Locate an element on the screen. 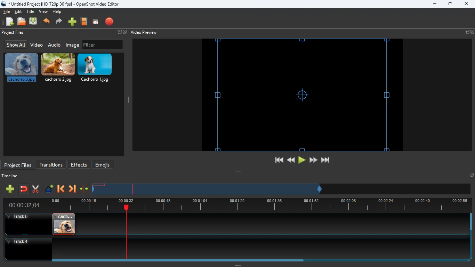  beggining is located at coordinates (276, 160).